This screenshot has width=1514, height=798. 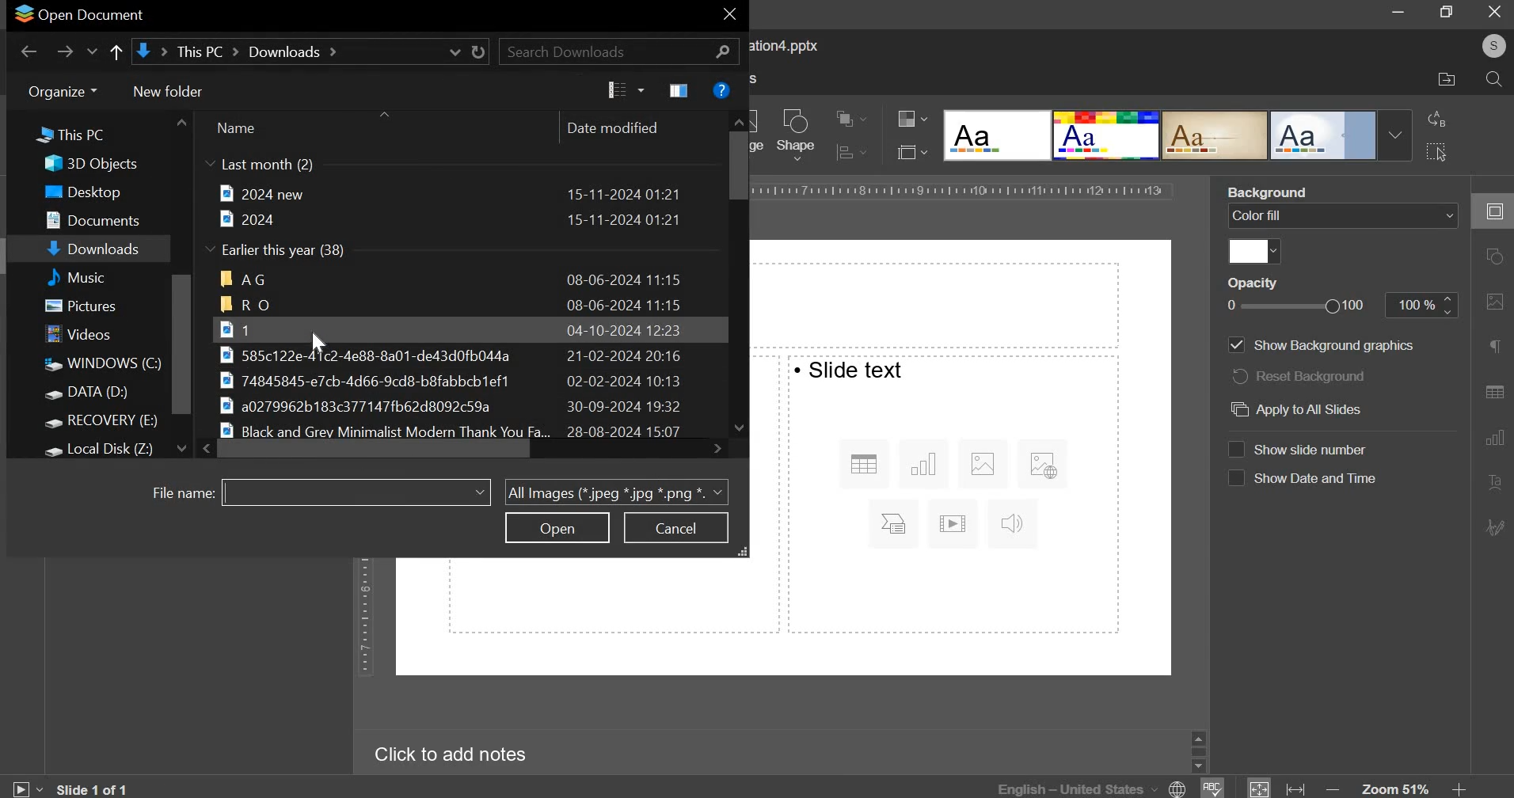 What do you see at coordinates (1108, 136) in the screenshot?
I see `design` at bounding box center [1108, 136].